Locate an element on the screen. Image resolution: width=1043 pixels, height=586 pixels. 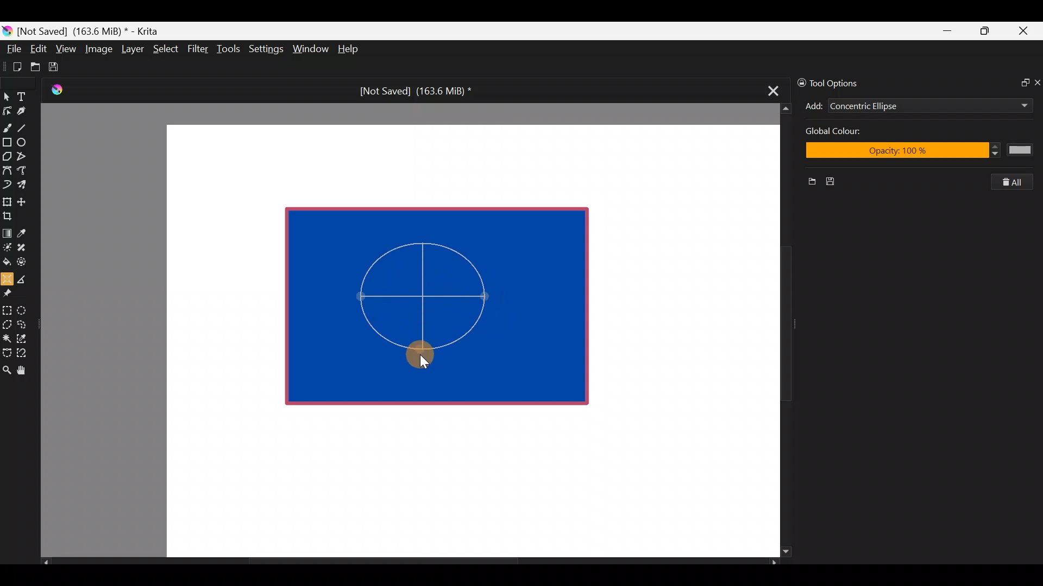
Colourise mask tool is located at coordinates (7, 246).